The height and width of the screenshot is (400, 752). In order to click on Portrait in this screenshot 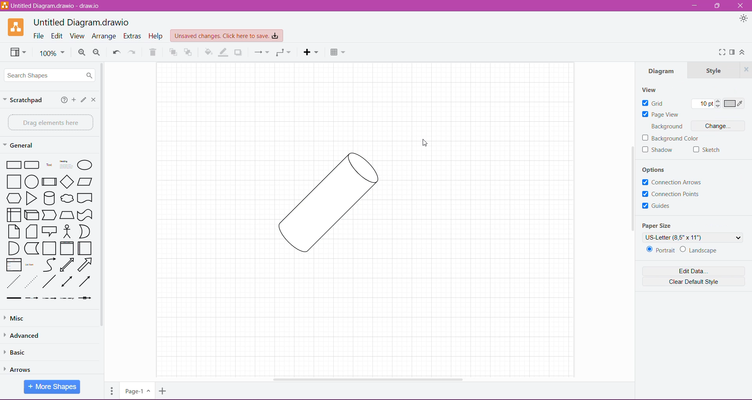, I will do `click(660, 250)`.